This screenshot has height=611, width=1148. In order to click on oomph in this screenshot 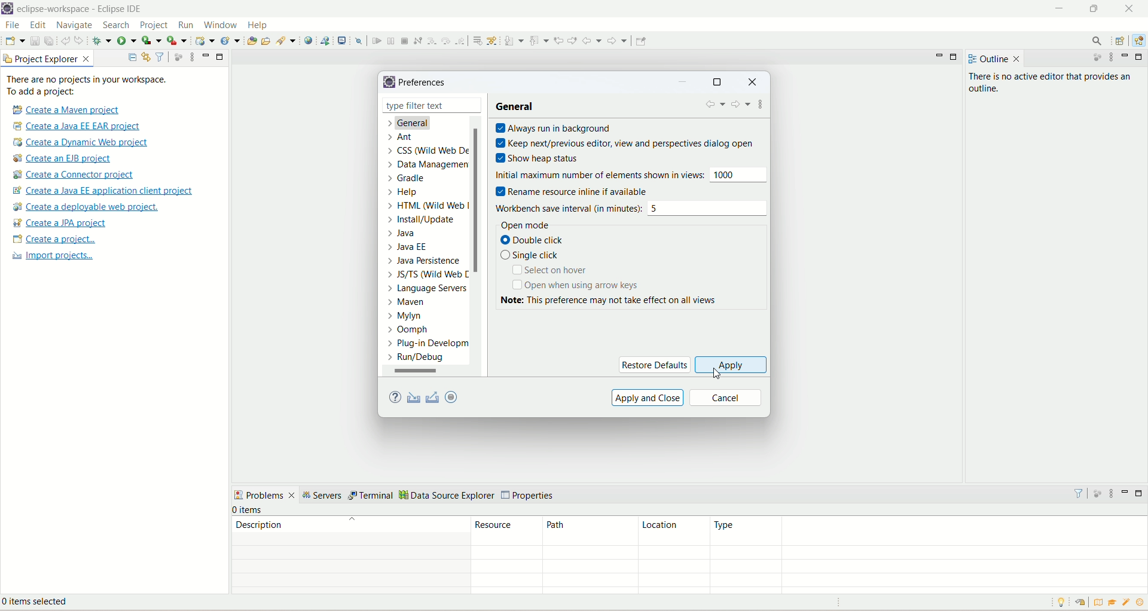, I will do `click(408, 330)`.